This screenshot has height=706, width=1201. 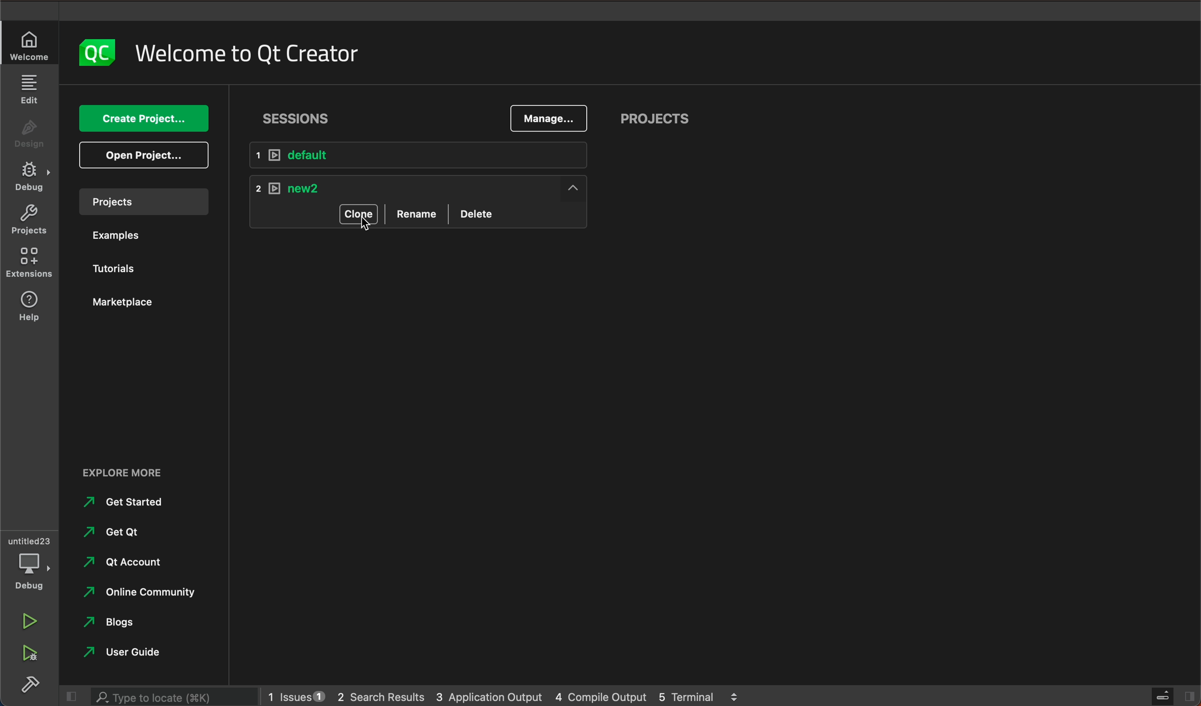 I want to click on run debug, so click(x=28, y=651).